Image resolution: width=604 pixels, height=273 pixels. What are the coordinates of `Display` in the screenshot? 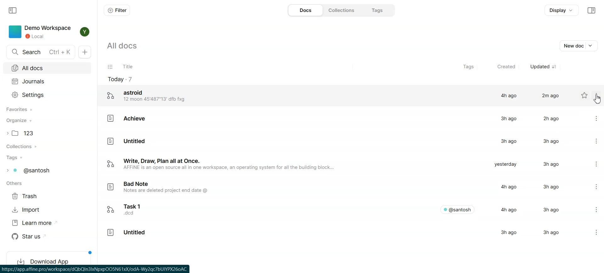 It's located at (562, 10).